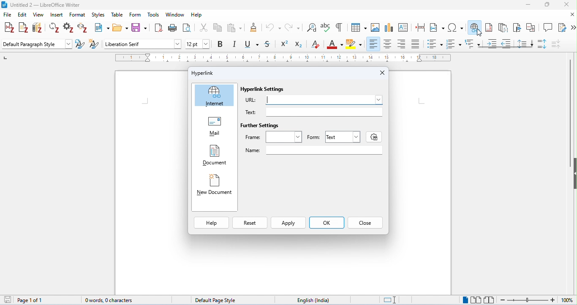  Describe the element at coordinates (389, 27) in the screenshot. I see `insert chart` at that location.